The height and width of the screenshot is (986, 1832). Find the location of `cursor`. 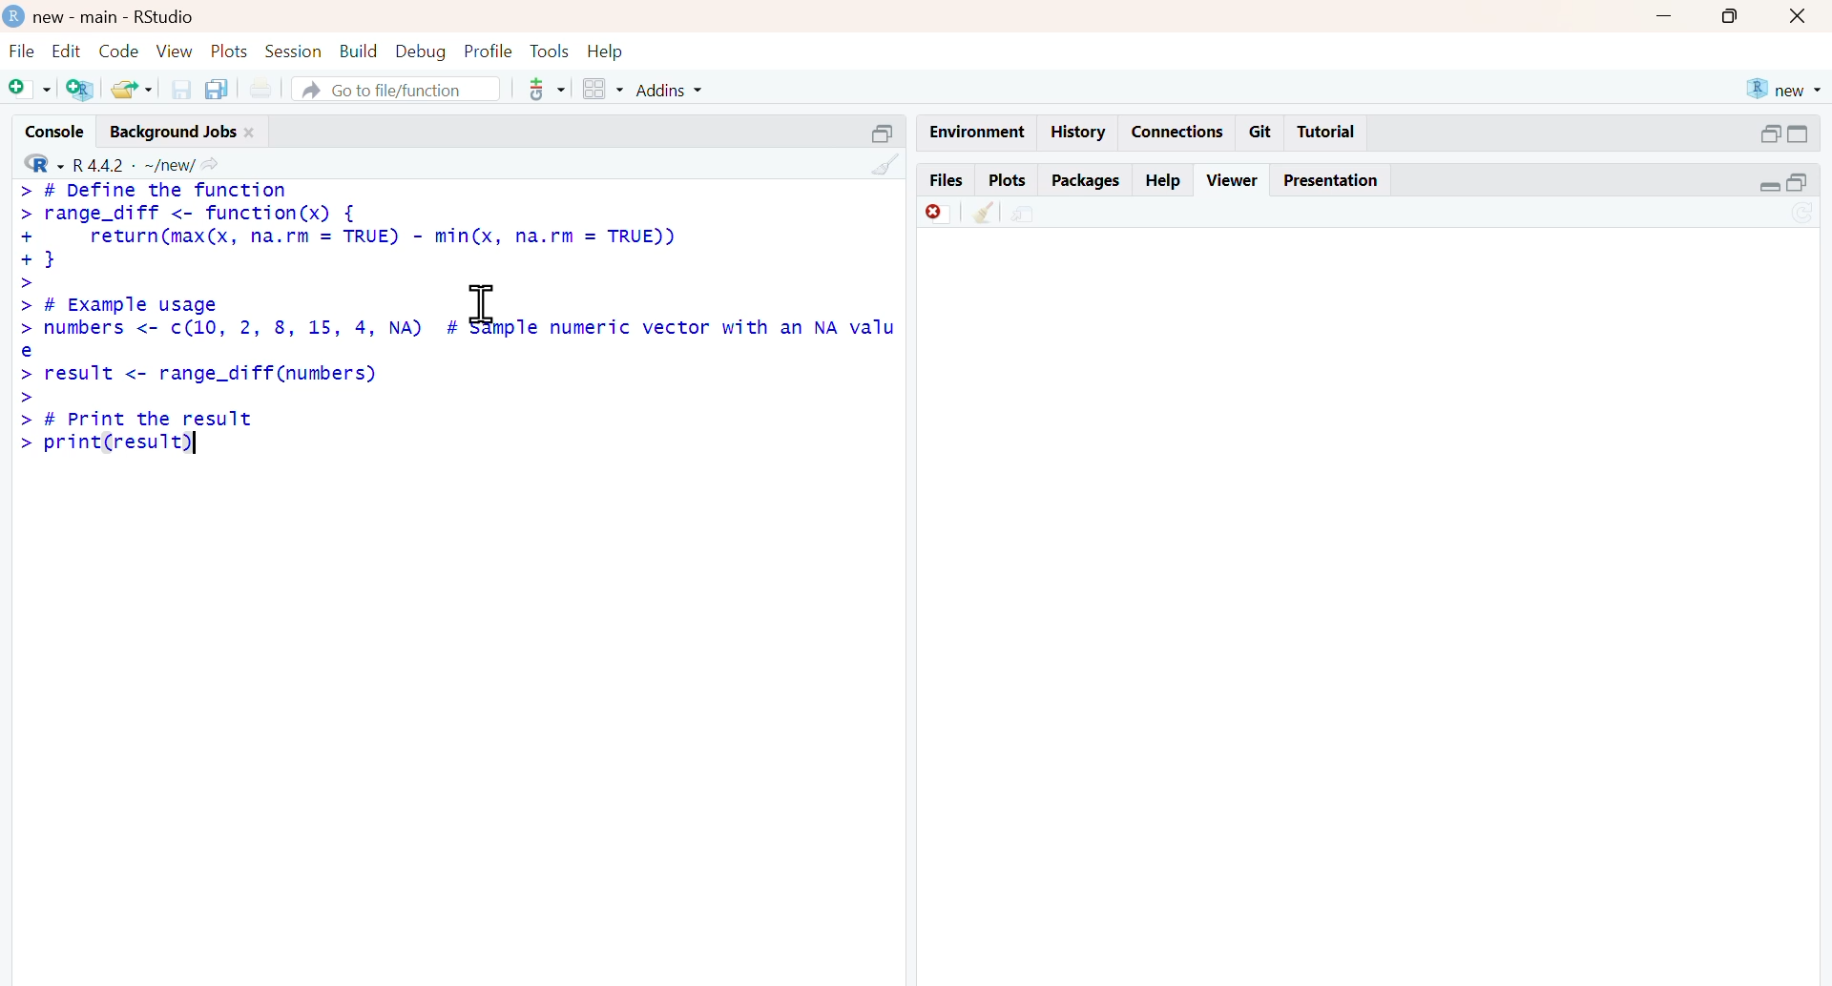

cursor is located at coordinates (483, 304).